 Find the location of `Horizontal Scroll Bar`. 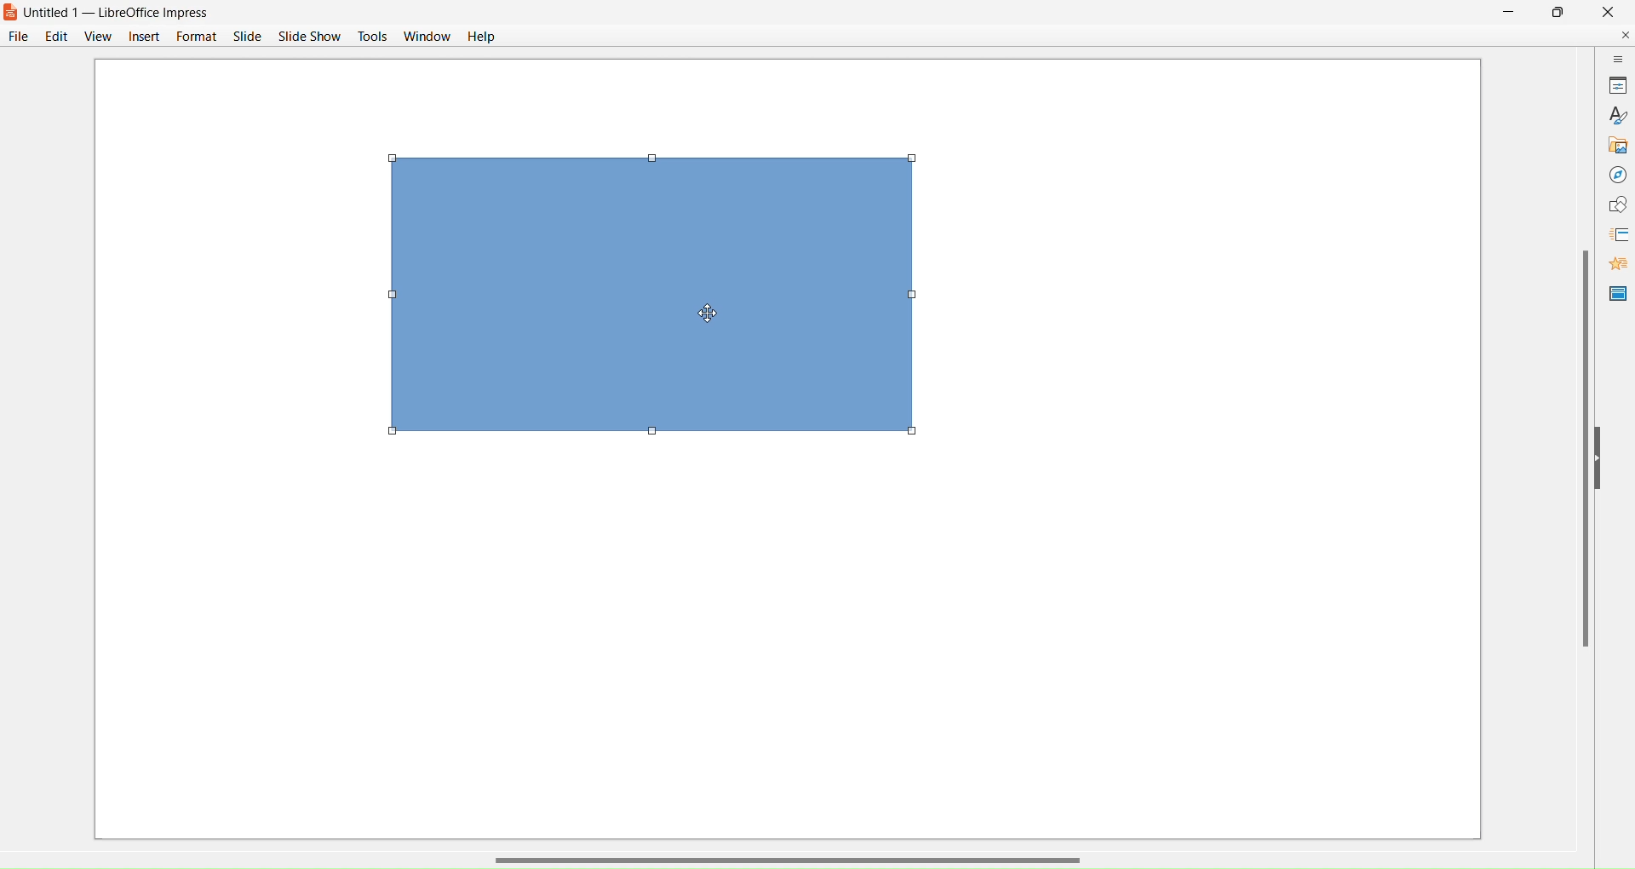

Horizontal Scroll Bar is located at coordinates (796, 856).